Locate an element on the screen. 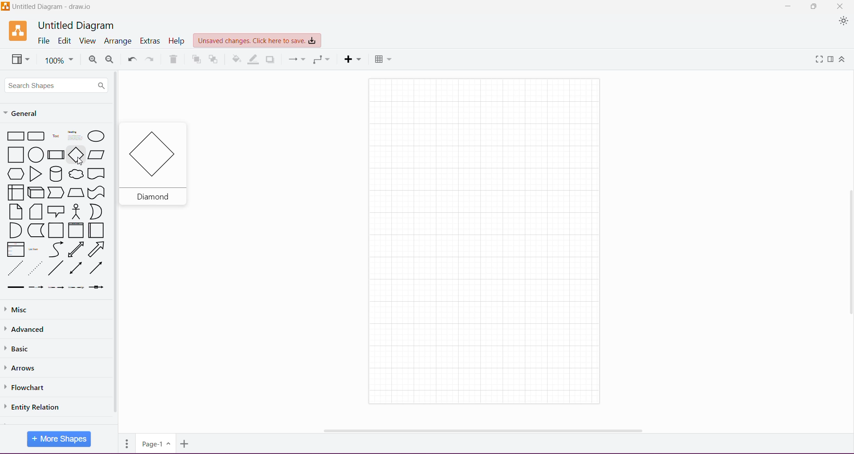 The height and width of the screenshot is (454, 854). Waypoints is located at coordinates (322, 60).